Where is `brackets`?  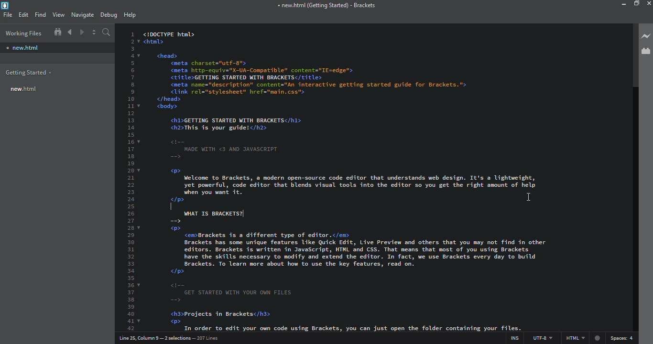
brackets is located at coordinates (5, 6).